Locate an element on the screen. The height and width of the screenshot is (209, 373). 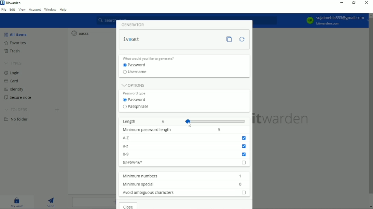
Copy password is located at coordinates (231, 40).